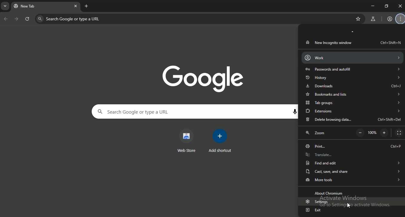  I want to click on zoom out, so click(360, 133).